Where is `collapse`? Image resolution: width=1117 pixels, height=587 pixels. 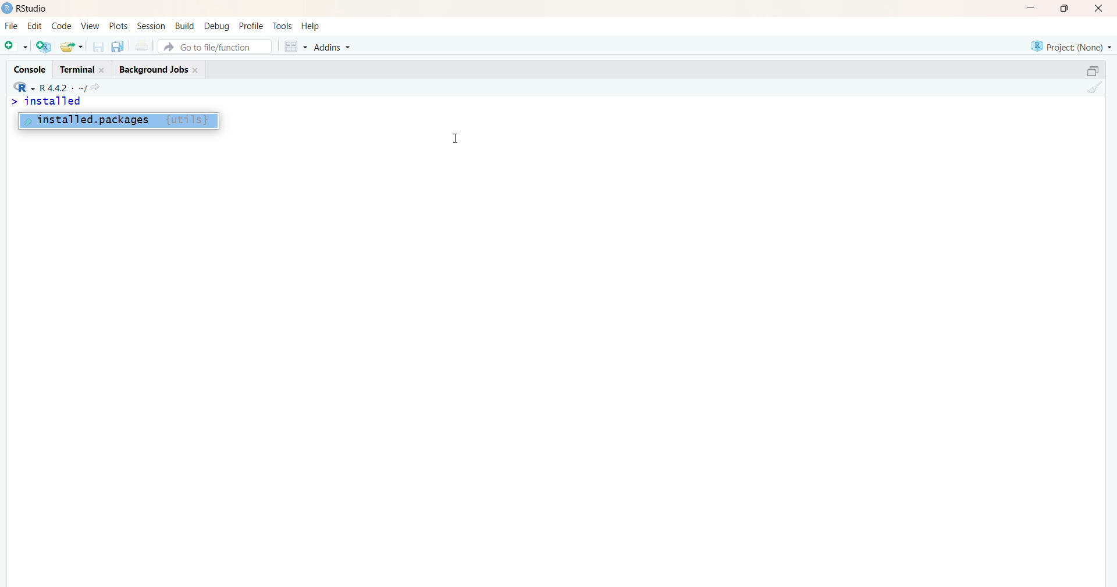 collapse is located at coordinates (1088, 72).